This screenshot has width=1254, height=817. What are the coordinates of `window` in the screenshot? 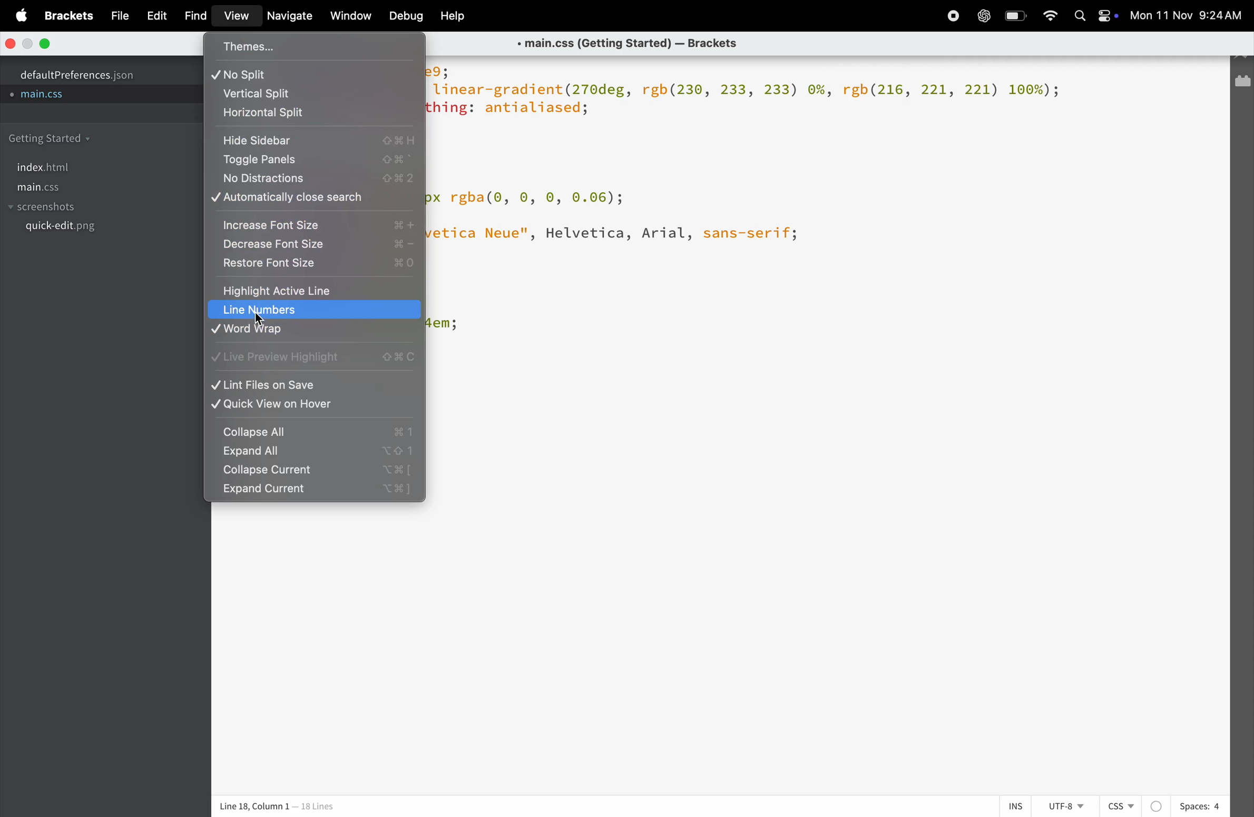 It's located at (349, 17).